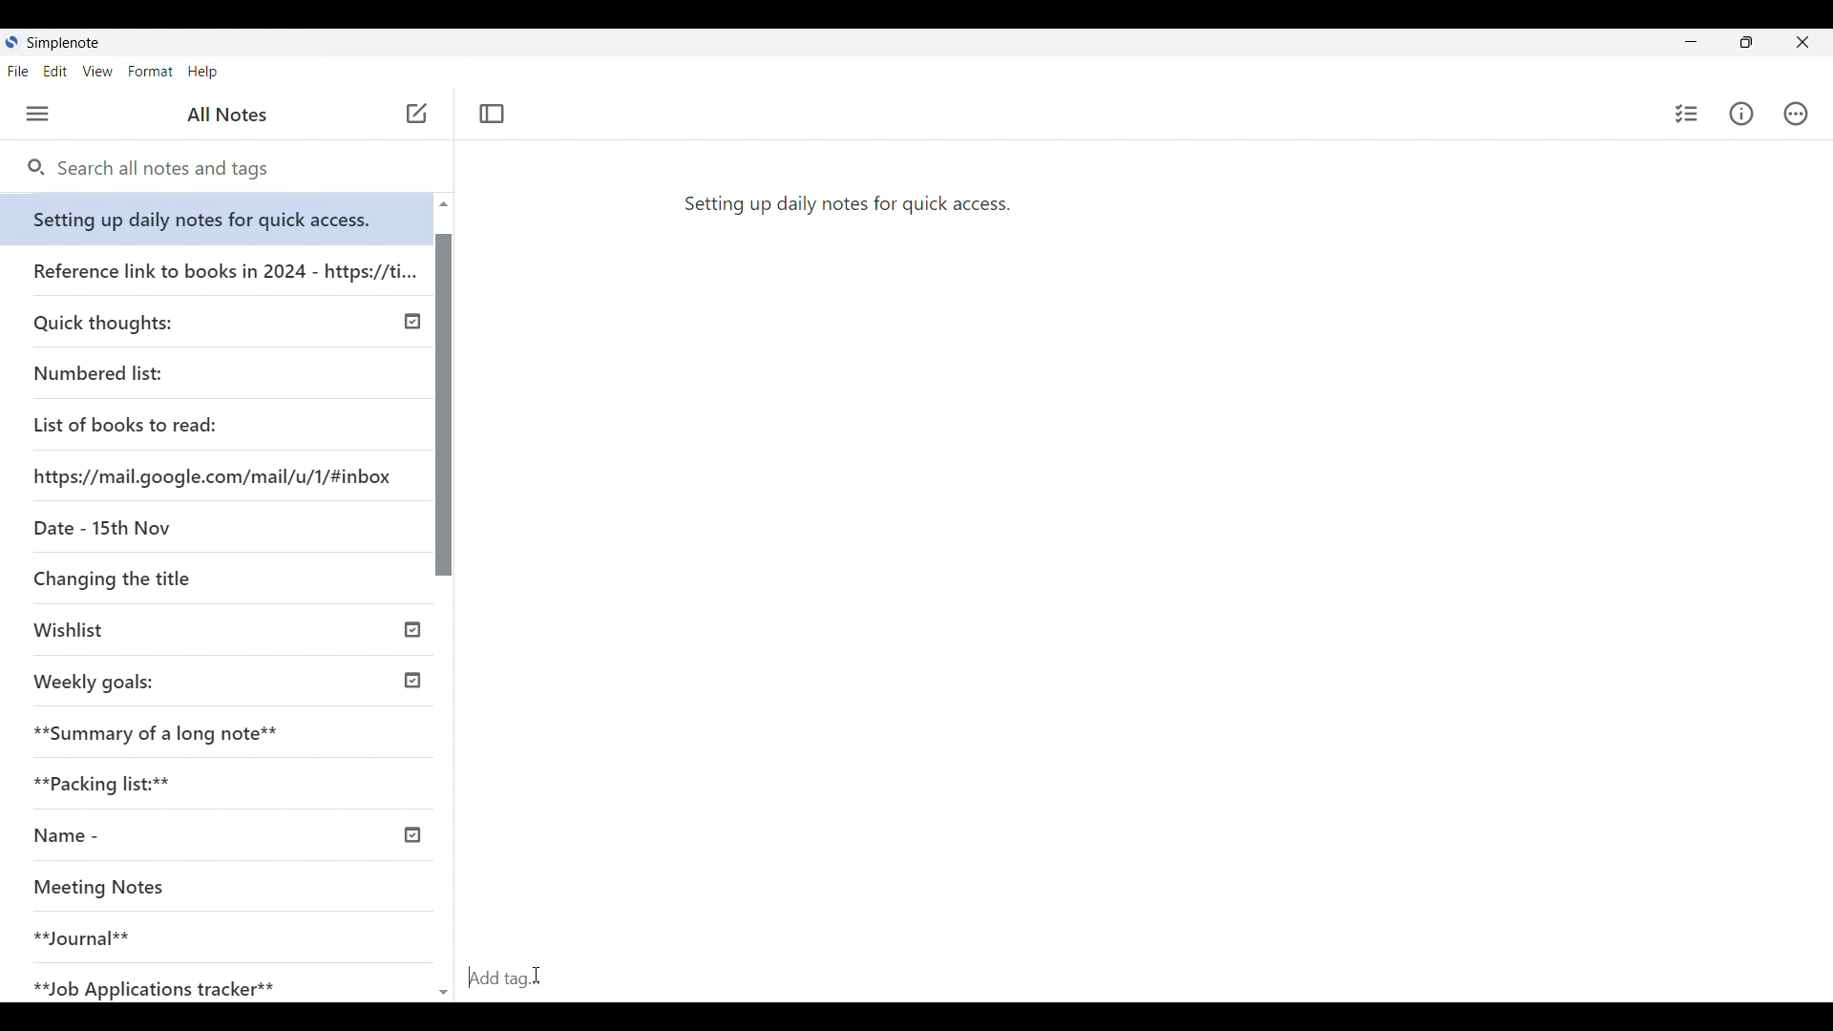 The width and height of the screenshot is (1833, 1031). What do you see at coordinates (414, 119) in the screenshot?
I see `Cursor position unchanged` at bounding box center [414, 119].